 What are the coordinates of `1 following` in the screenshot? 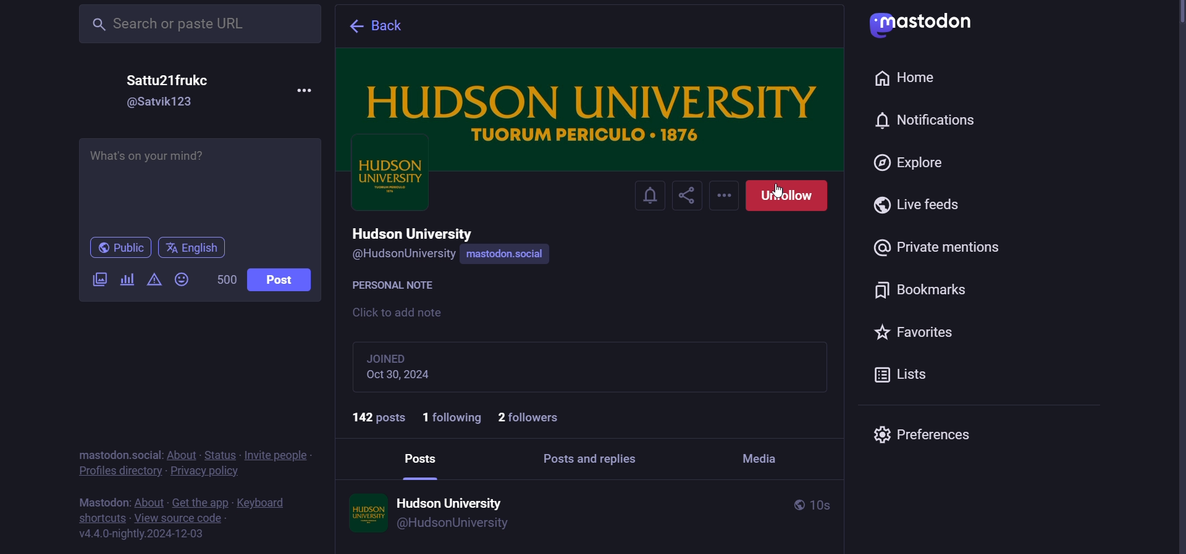 It's located at (453, 418).